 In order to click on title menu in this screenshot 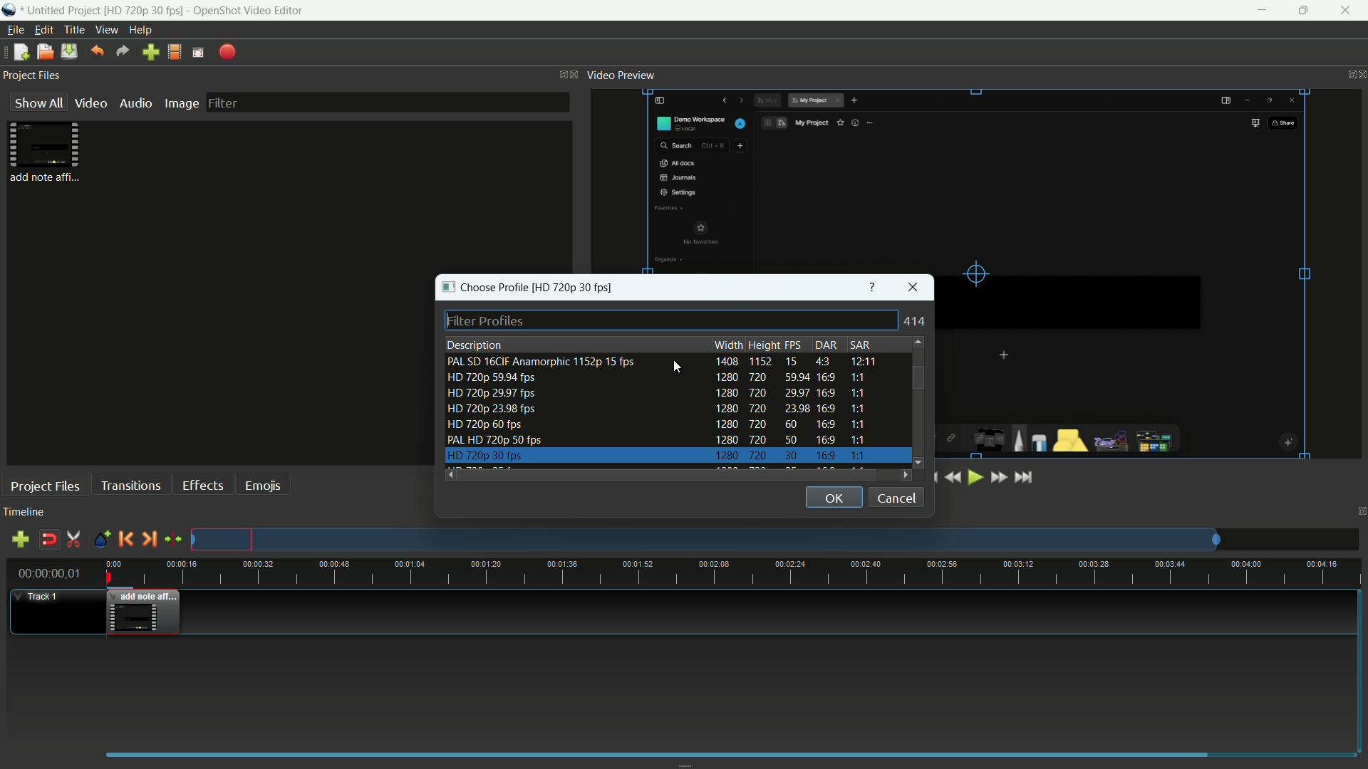, I will do `click(75, 30)`.